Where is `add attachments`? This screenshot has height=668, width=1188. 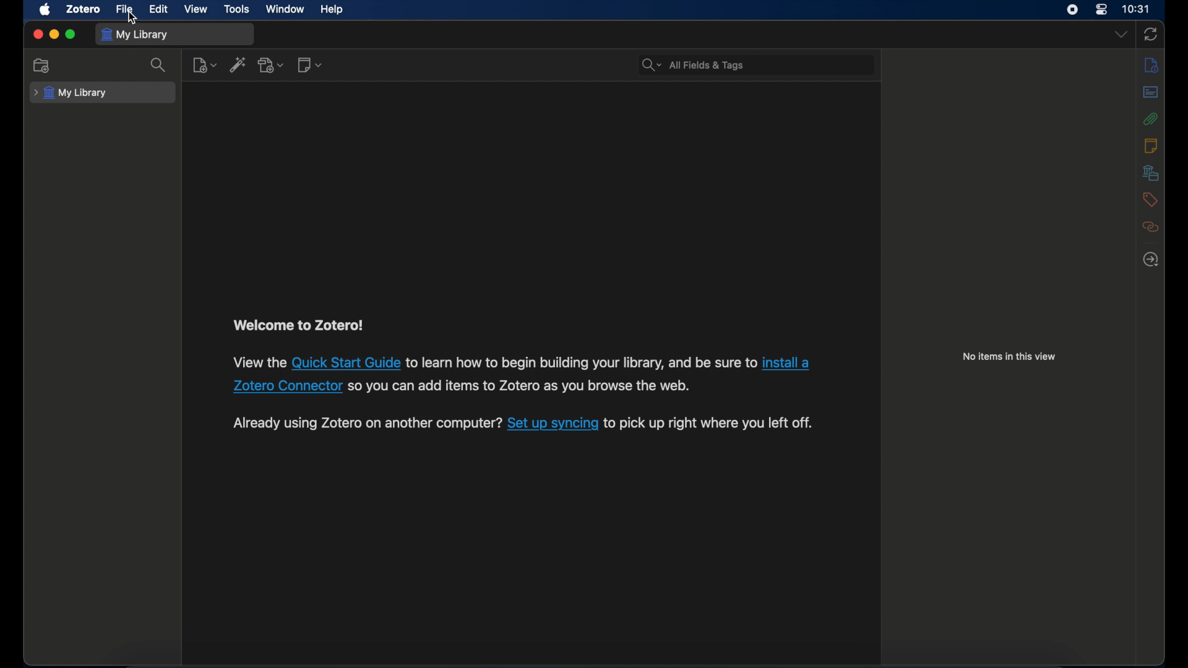
add attachments is located at coordinates (272, 65).